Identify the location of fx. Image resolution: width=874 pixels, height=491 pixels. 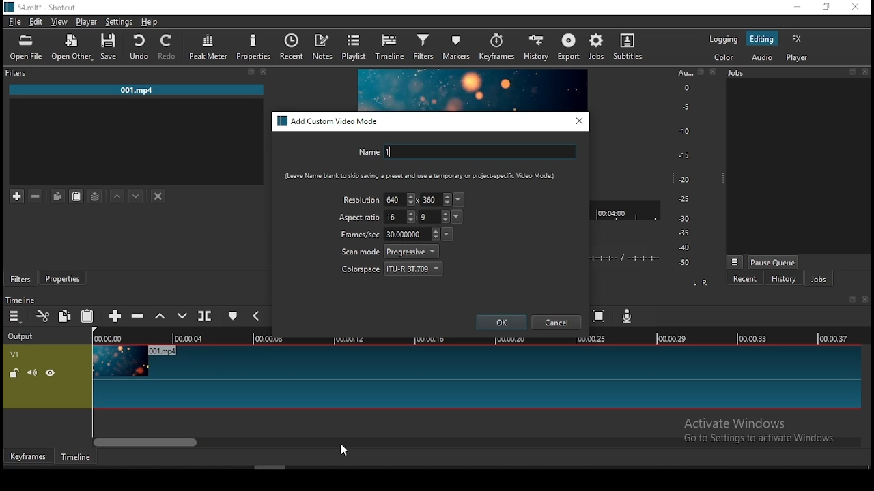
(798, 40).